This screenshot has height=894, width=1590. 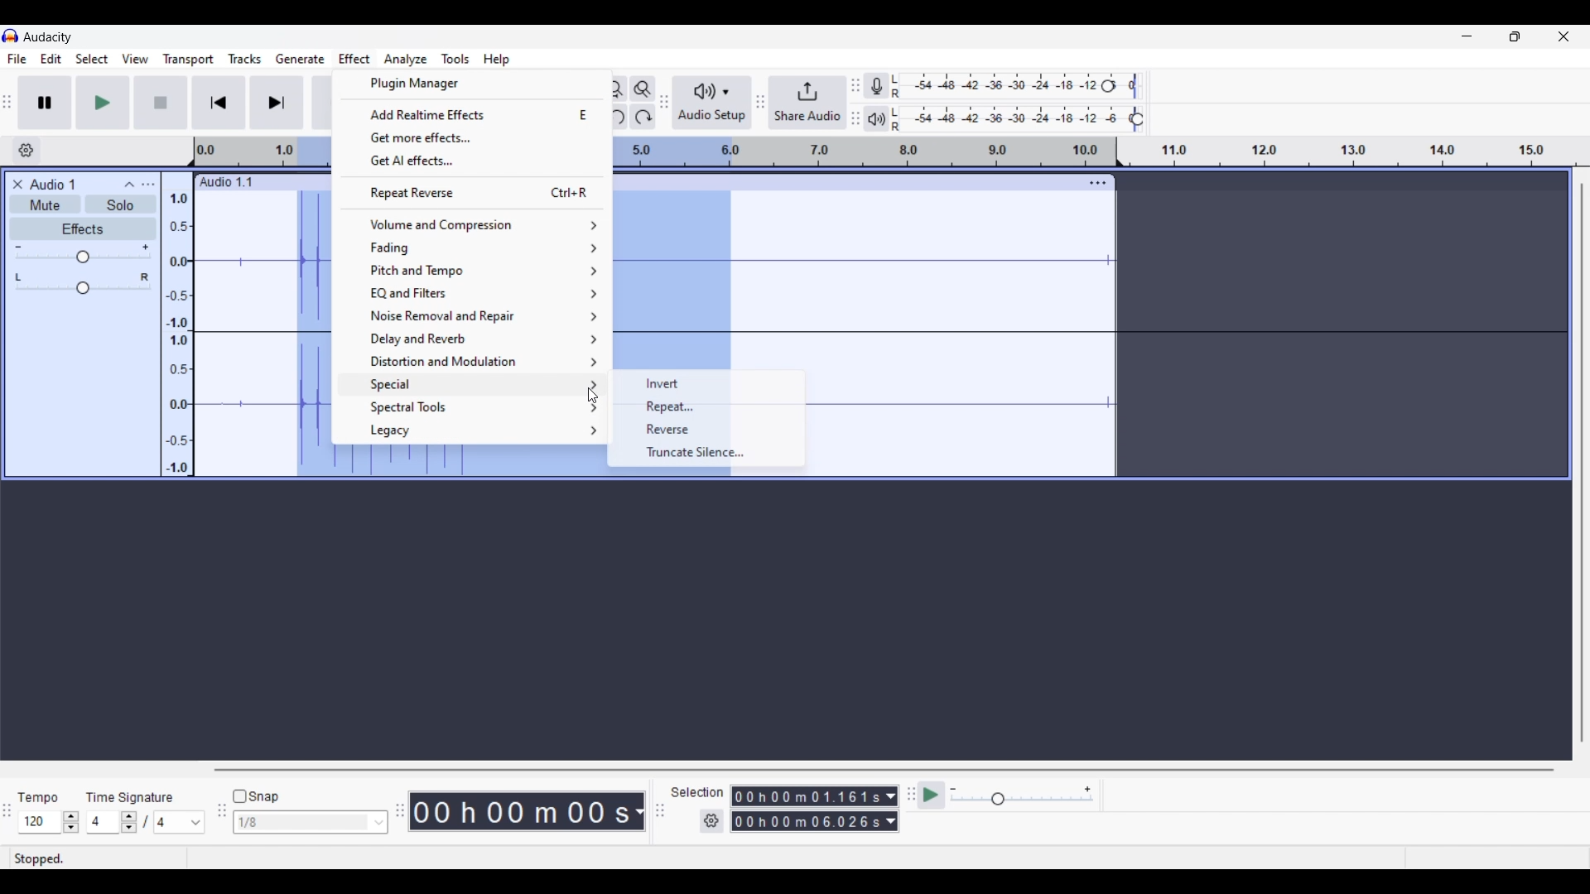 I want to click on Type in time signature, so click(x=103, y=822).